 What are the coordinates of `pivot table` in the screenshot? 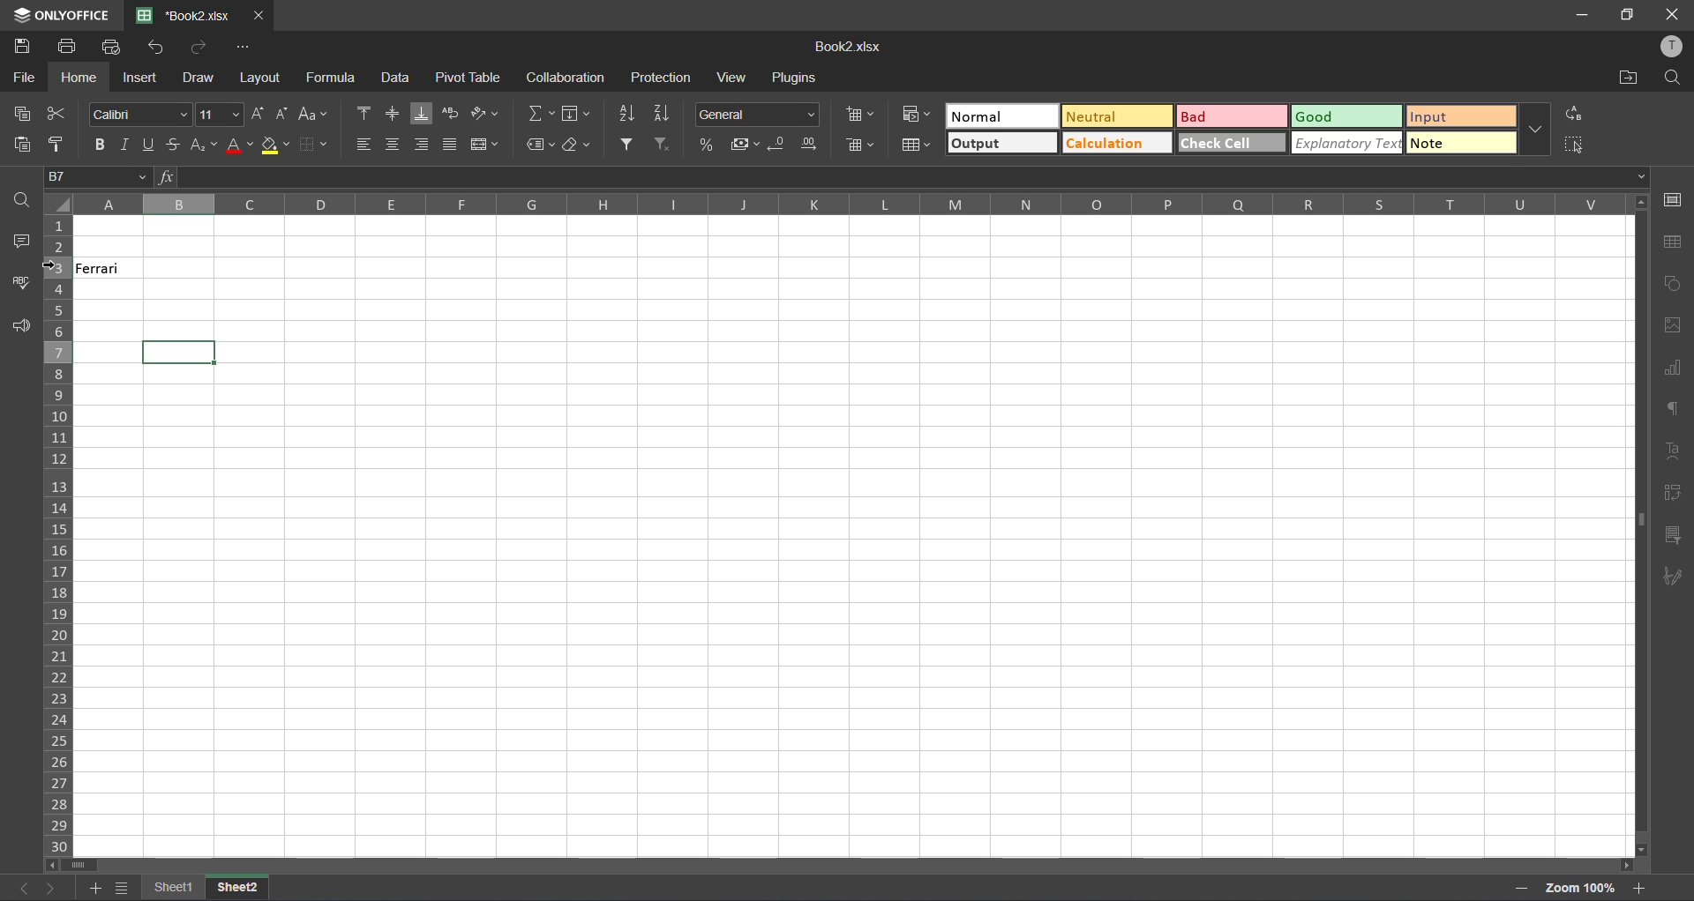 It's located at (473, 77).